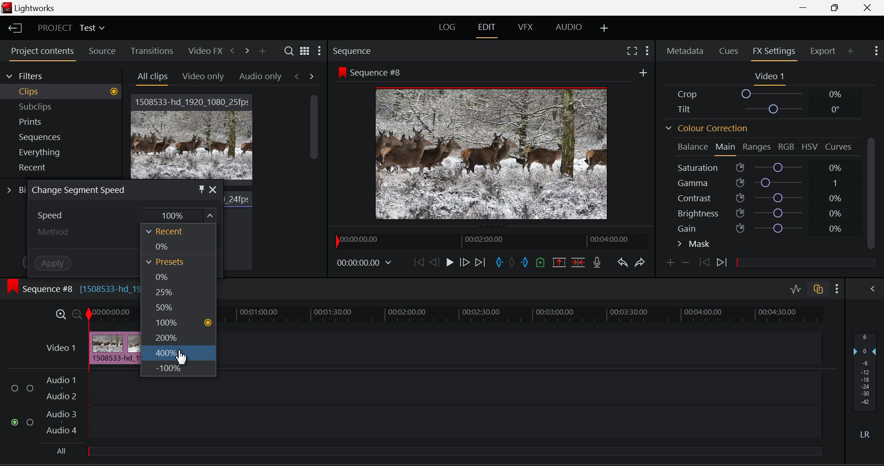  Describe the element at coordinates (313, 139) in the screenshot. I see `Scroll Bar` at that location.